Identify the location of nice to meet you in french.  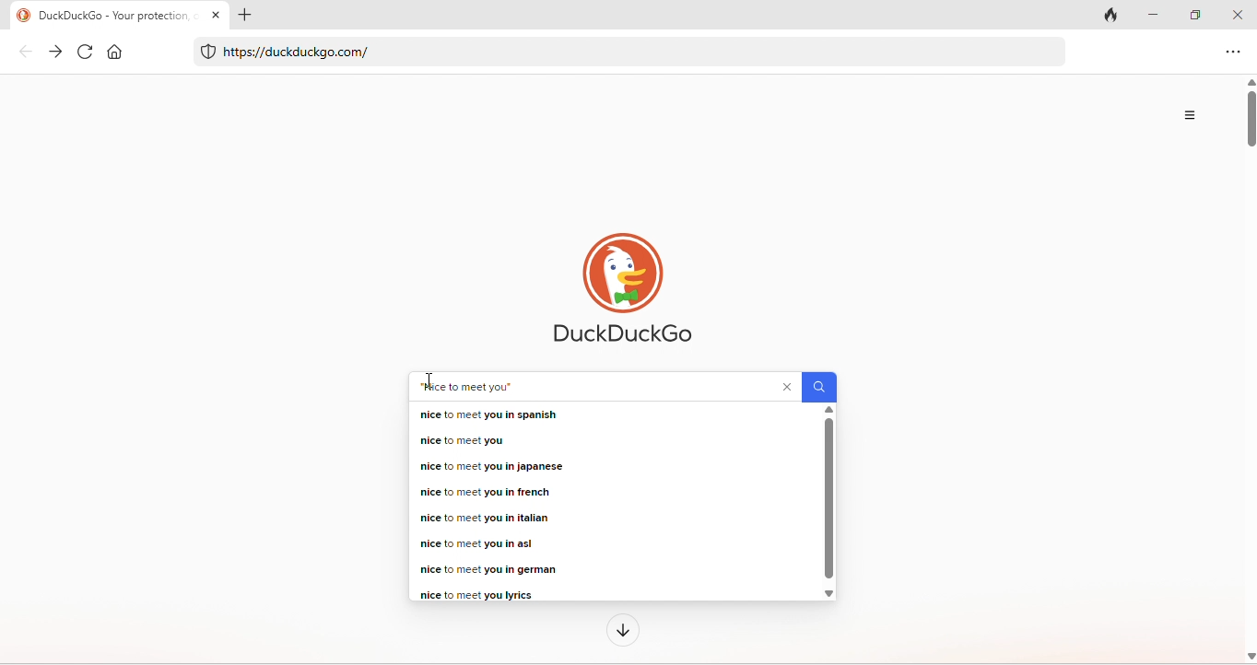
(484, 493).